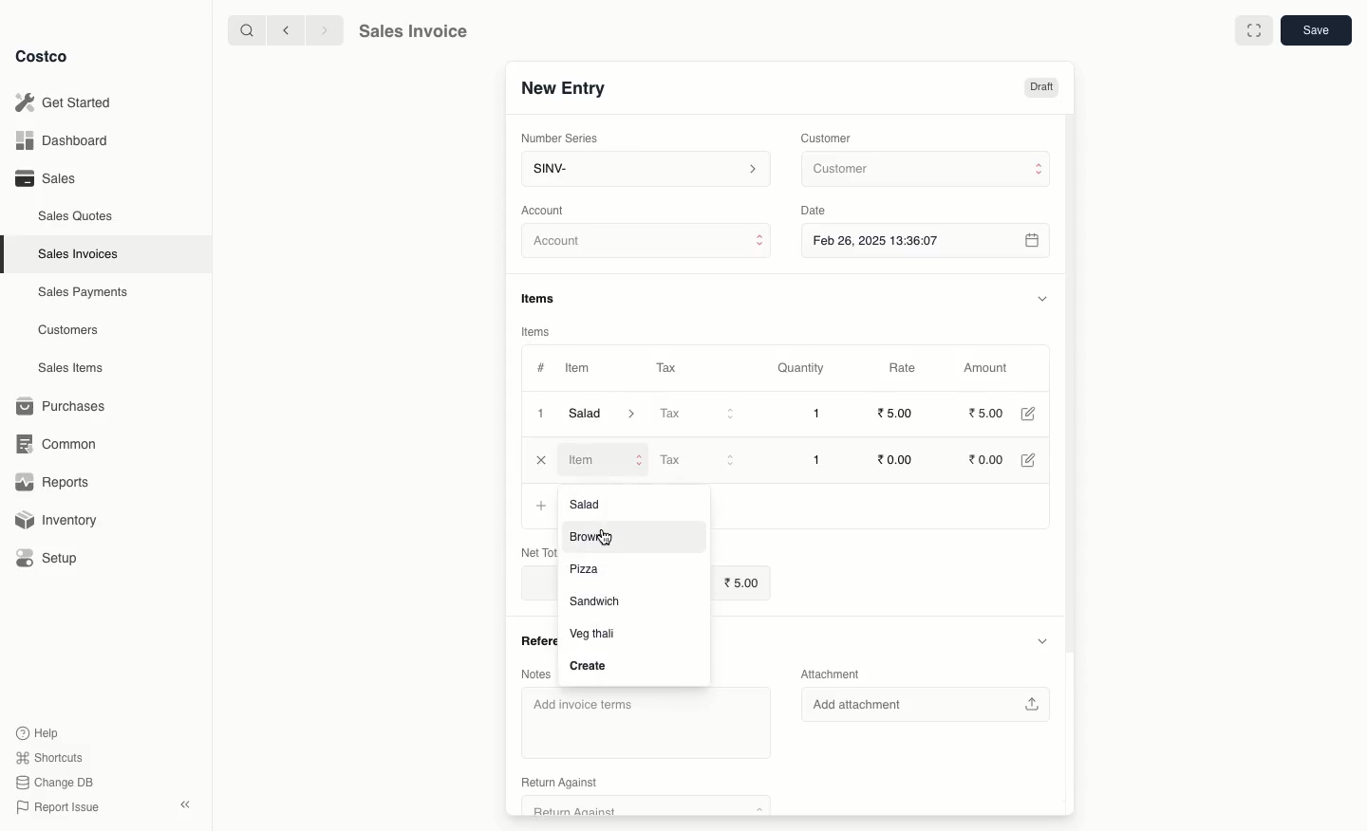 The height and width of the screenshot is (831, 1367). What do you see at coordinates (1044, 640) in the screenshot?
I see `Hide` at bounding box center [1044, 640].